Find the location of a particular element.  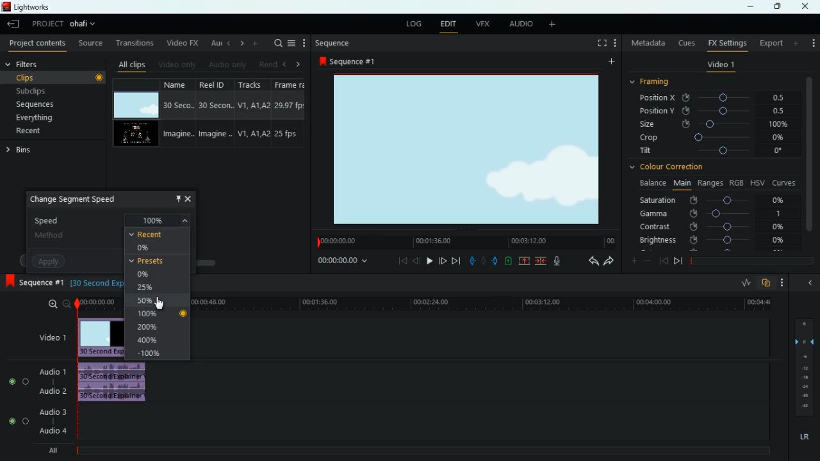

join is located at coordinates (542, 261).